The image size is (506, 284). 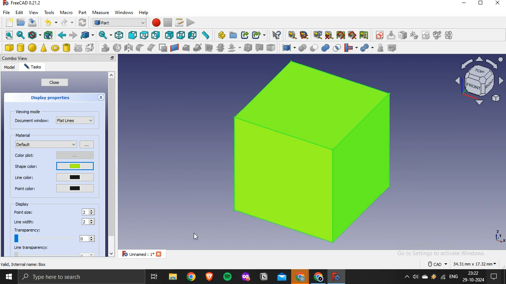 I want to click on start macro recording, so click(x=156, y=22).